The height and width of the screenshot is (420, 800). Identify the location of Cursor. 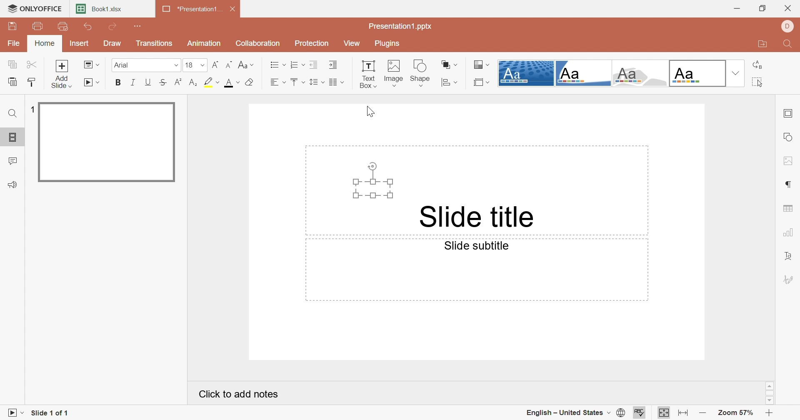
(371, 112).